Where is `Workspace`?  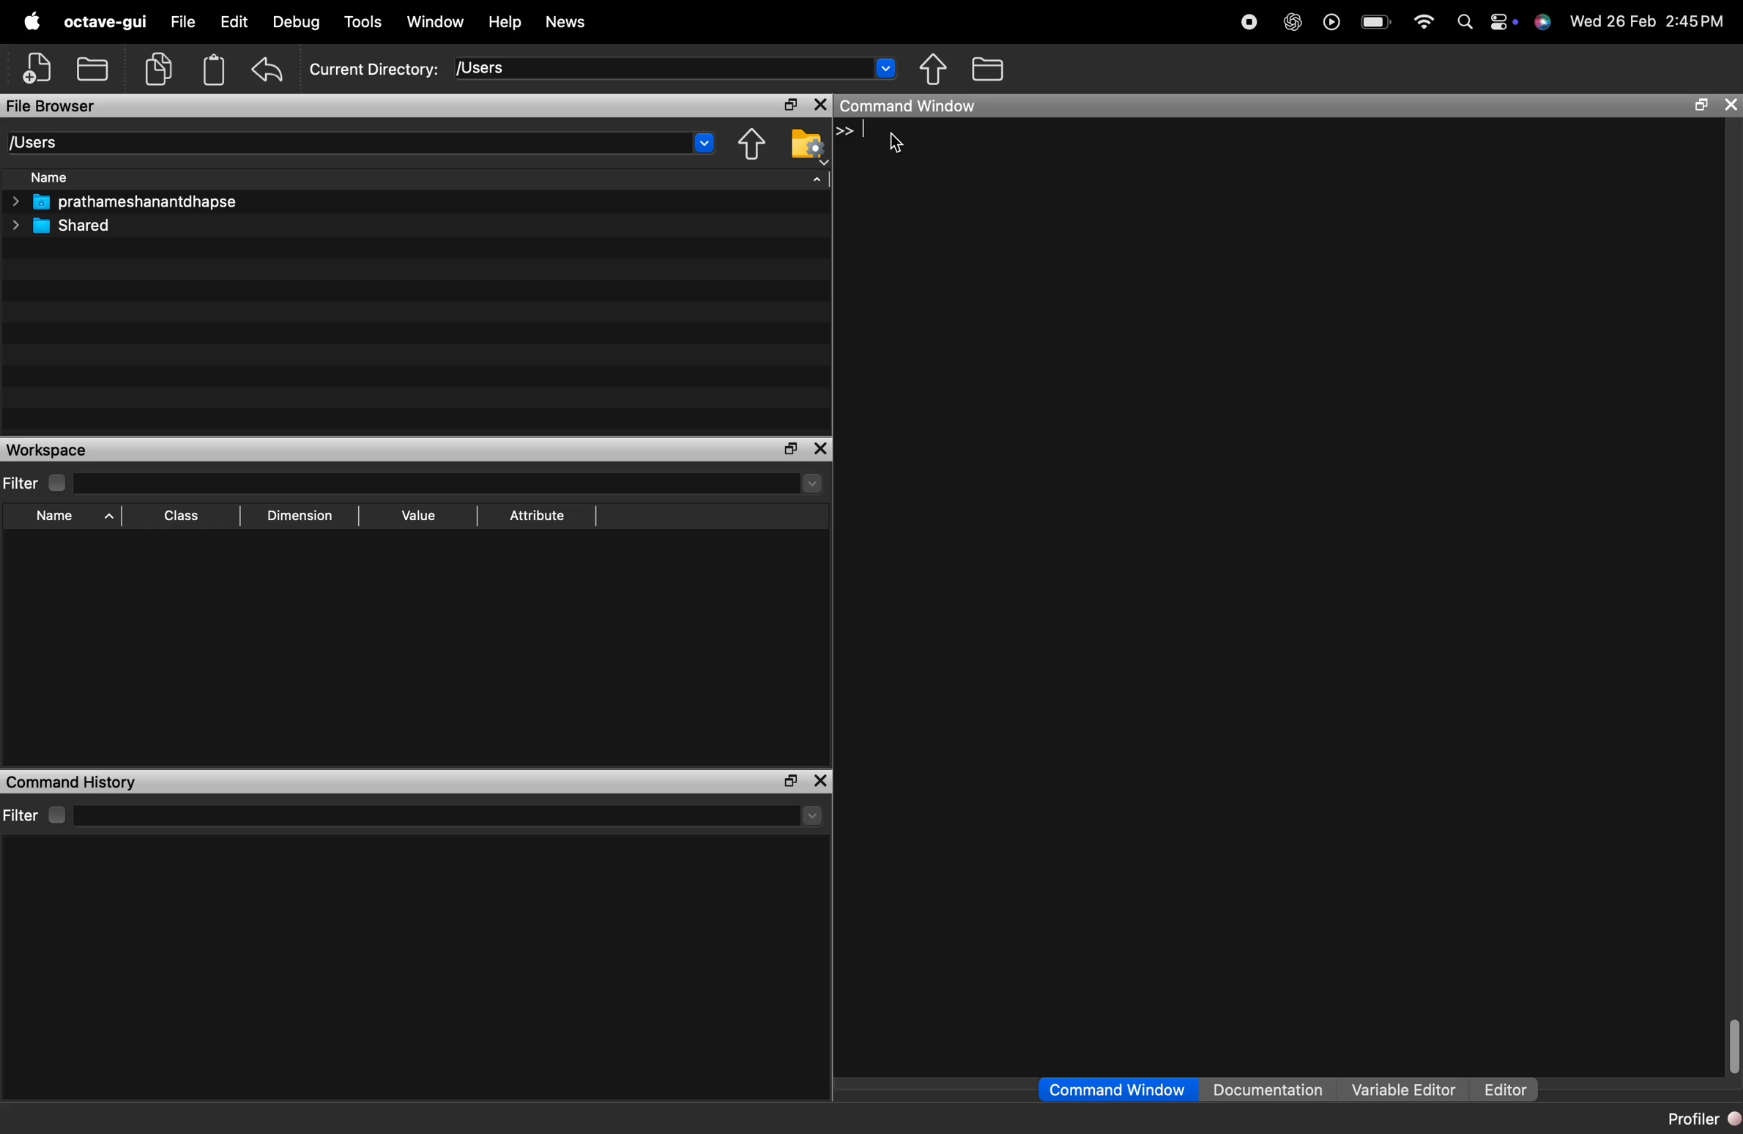 Workspace is located at coordinates (46, 449).